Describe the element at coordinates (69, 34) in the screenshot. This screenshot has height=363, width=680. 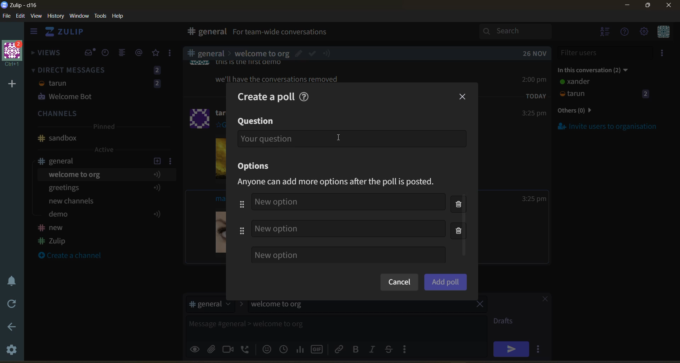
I see `home view` at that location.